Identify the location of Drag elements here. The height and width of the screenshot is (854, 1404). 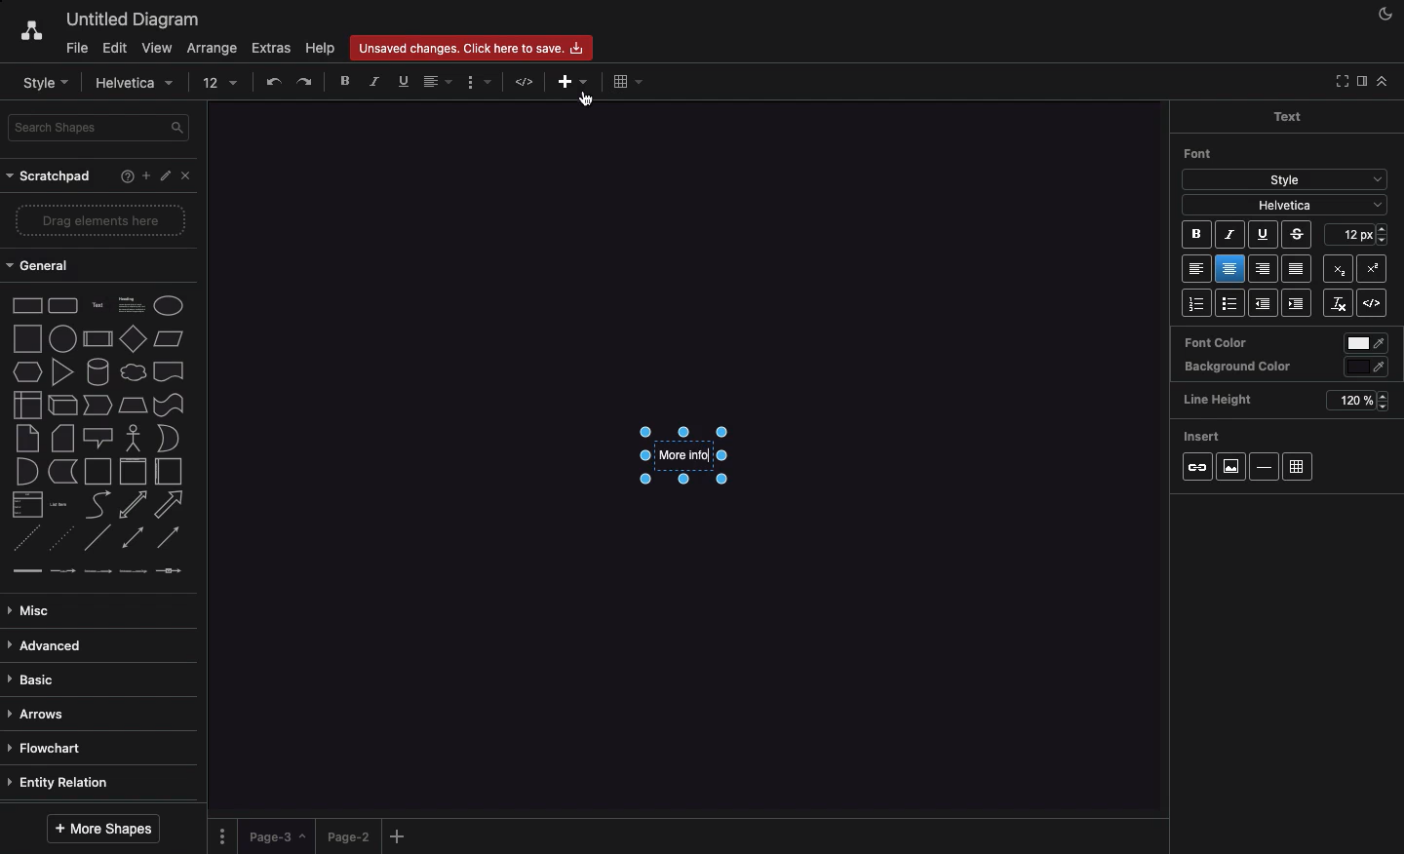
(102, 219).